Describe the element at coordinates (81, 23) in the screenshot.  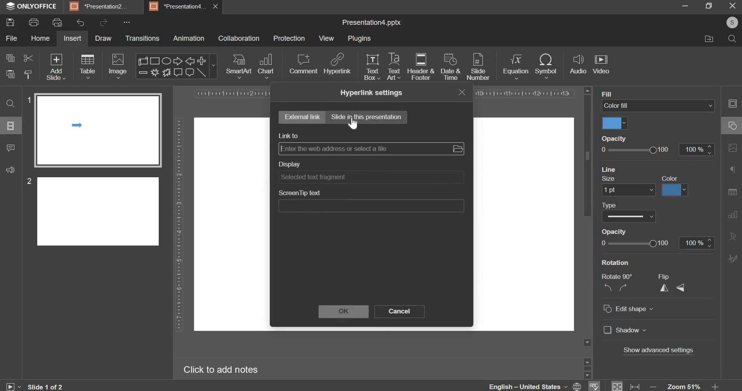
I see `undo` at that location.